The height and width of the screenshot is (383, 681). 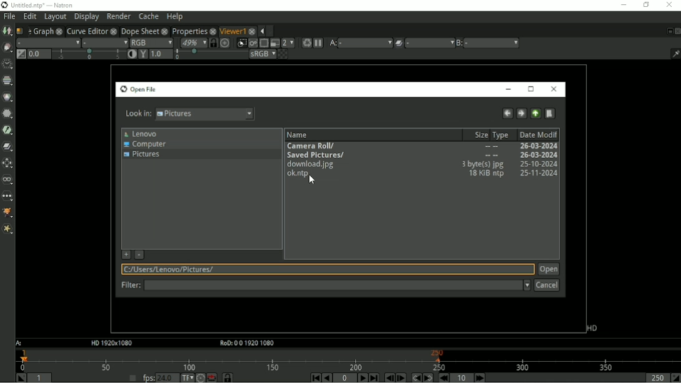 I want to click on Timeline, so click(x=348, y=359).